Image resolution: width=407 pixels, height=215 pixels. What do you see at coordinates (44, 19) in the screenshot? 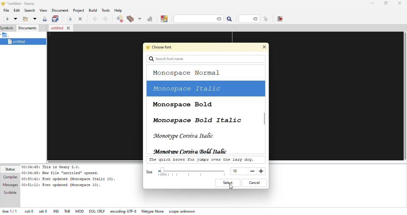
I see `save` at bounding box center [44, 19].